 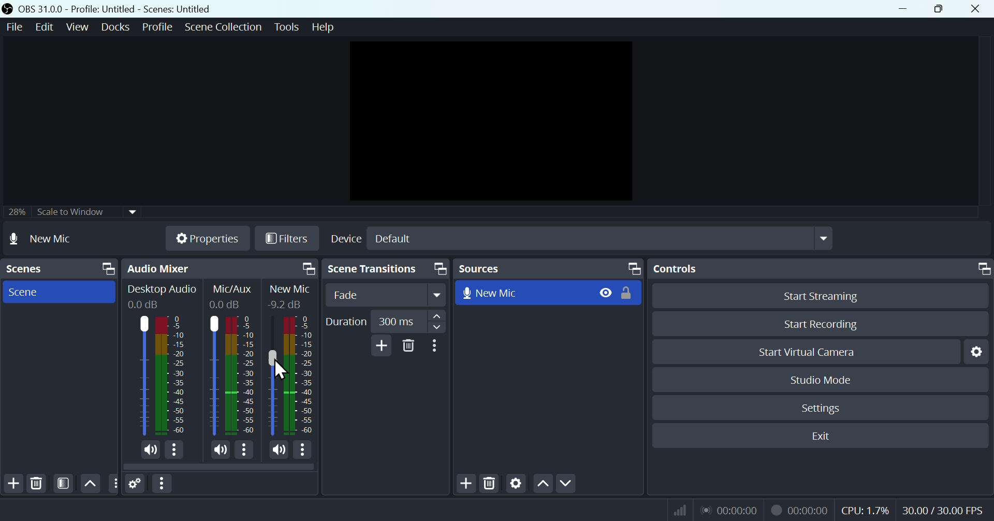 What do you see at coordinates (384, 270) in the screenshot?
I see `Scene transitions` at bounding box center [384, 270].